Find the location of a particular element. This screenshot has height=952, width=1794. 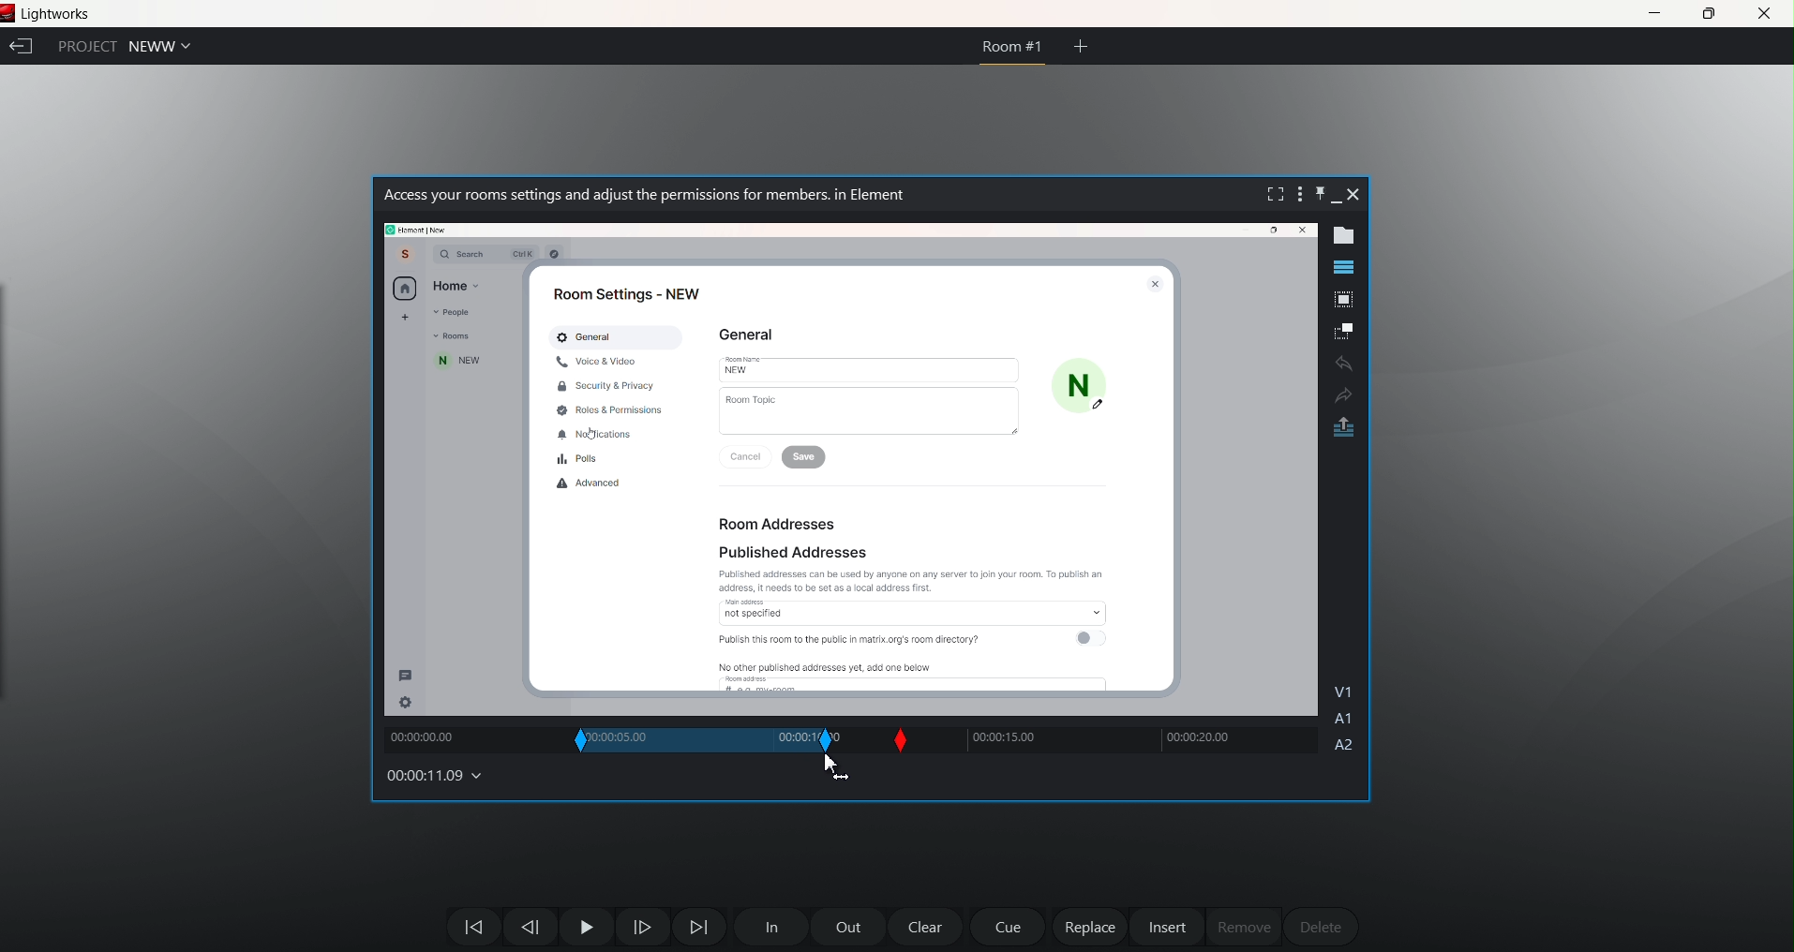

move backwards is located at coordinates (465, 923).